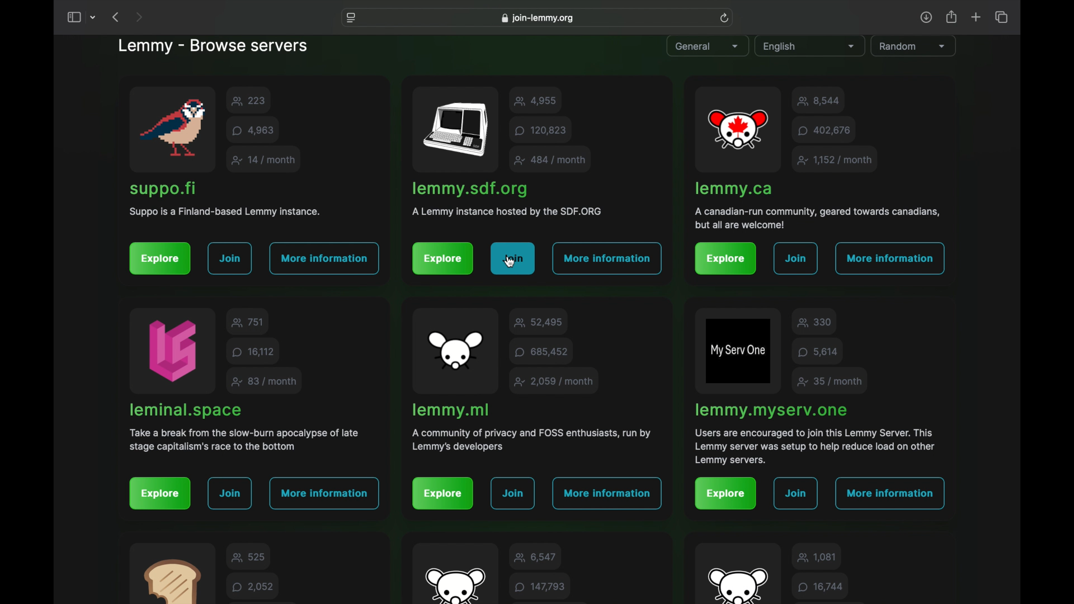 The width and height of the screenshot is (1074, 604). What do you see at coordinates (739, 351) in the screenshot?
I see `server icon` at bounding box center [739, 351].